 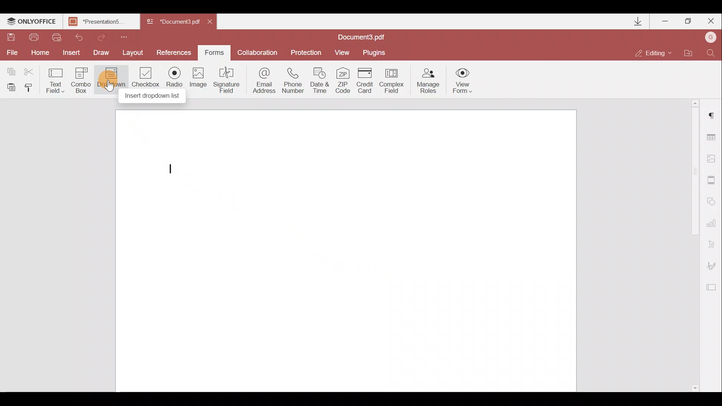 What do you see at coordinates (711, 263) in the screenshot?
I see `Signature settings` at bounding box center [711, 263].